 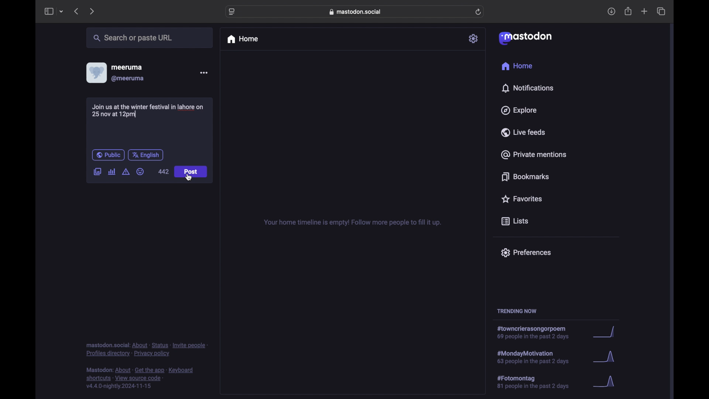 What do you see at coordinates (149, 111) in the screenshot?
I see `Join us at the winter festival in lahore on 25 at 12pm` at bounding box center [149, 111].